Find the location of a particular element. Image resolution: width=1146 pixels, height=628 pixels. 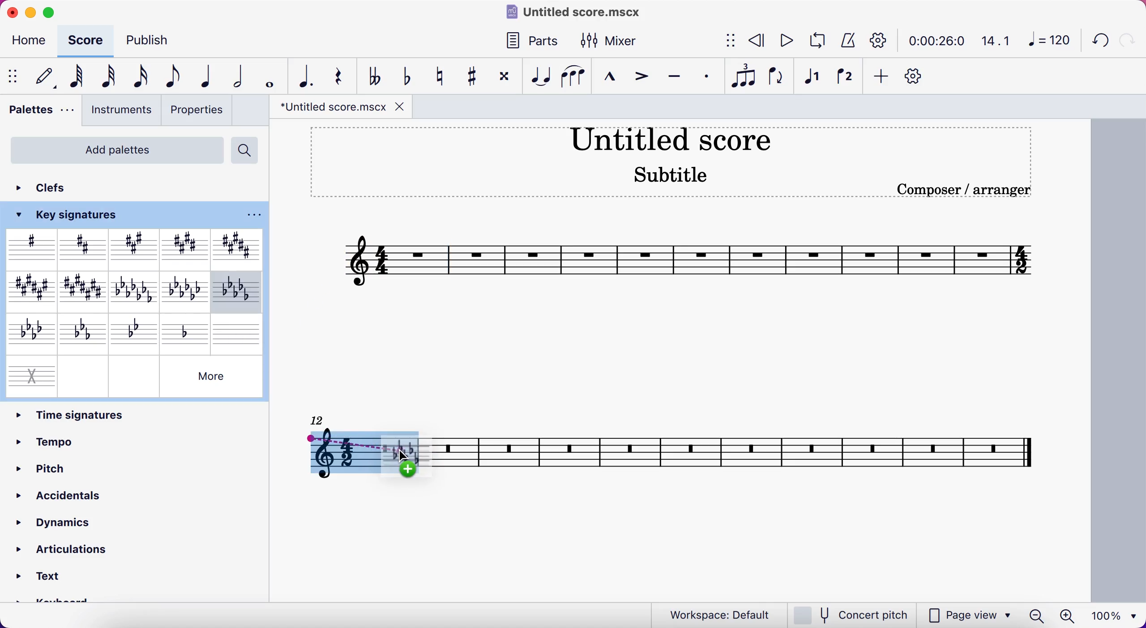

marcato is located at coordinates (612, 81).